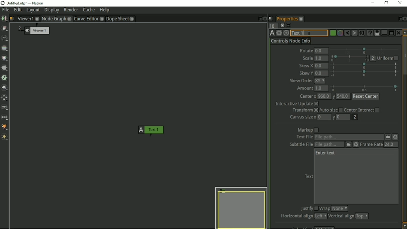 Image resolution: width=407 pixels, height=229 pixels. Describe the element at coordinates (287, 33) in the screenshot. I see `Centers the node graph on this item` at that location.